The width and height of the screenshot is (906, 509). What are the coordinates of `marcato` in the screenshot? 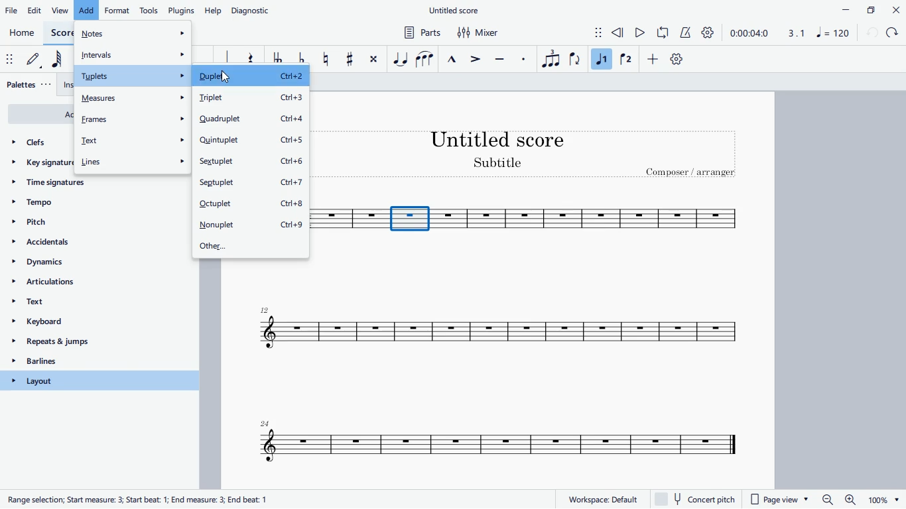 It's located at (454, 58).